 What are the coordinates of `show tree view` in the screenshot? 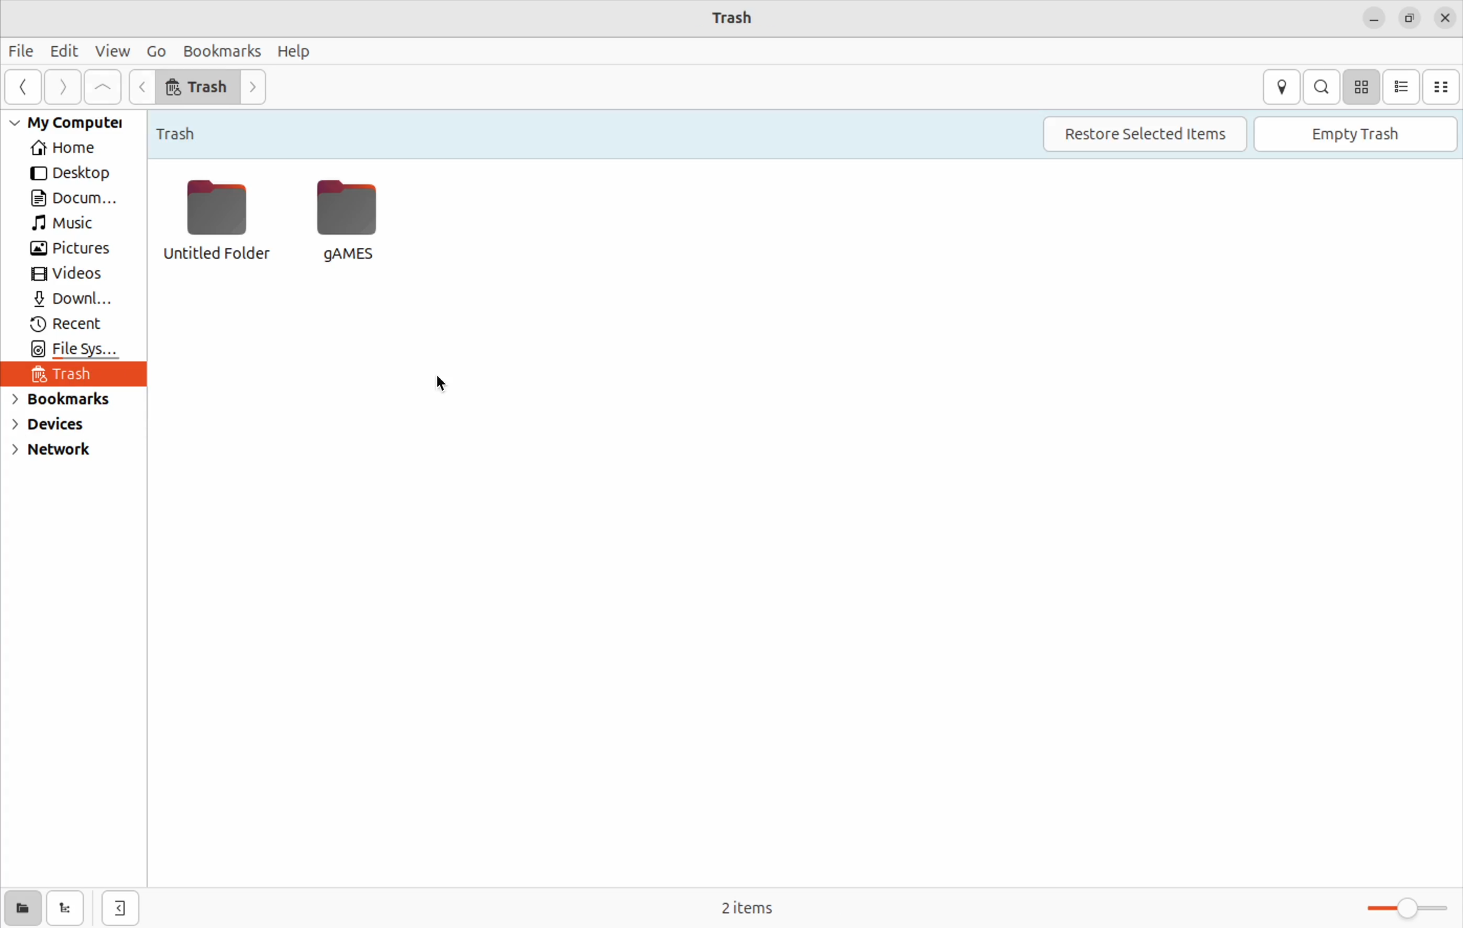 It's located at (68, 907).